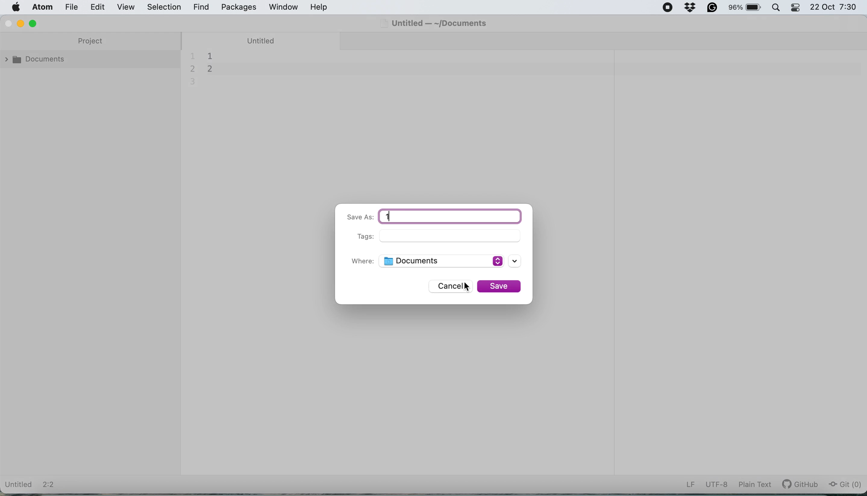 The width and height of the screenshot is (867, 496). What do you see at coordinates (91, 42) in the screenshot?
I see `project` at bounding box center [91, 42].